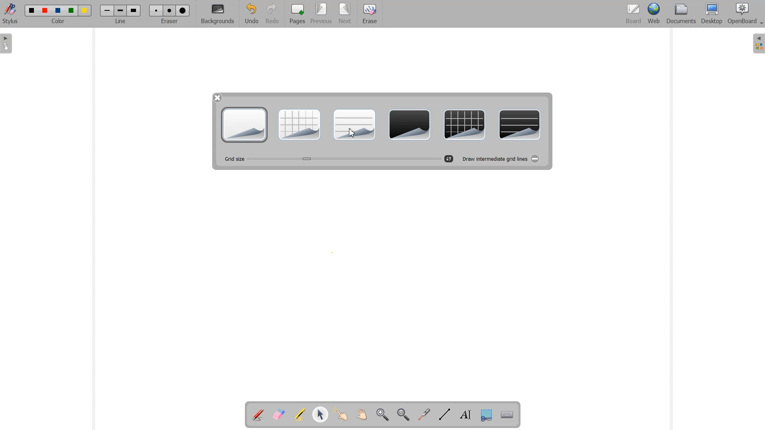  Describe the element at coordinates (422, 415) in the screenshot. I see `Virtual Laser Pointer` at that location.